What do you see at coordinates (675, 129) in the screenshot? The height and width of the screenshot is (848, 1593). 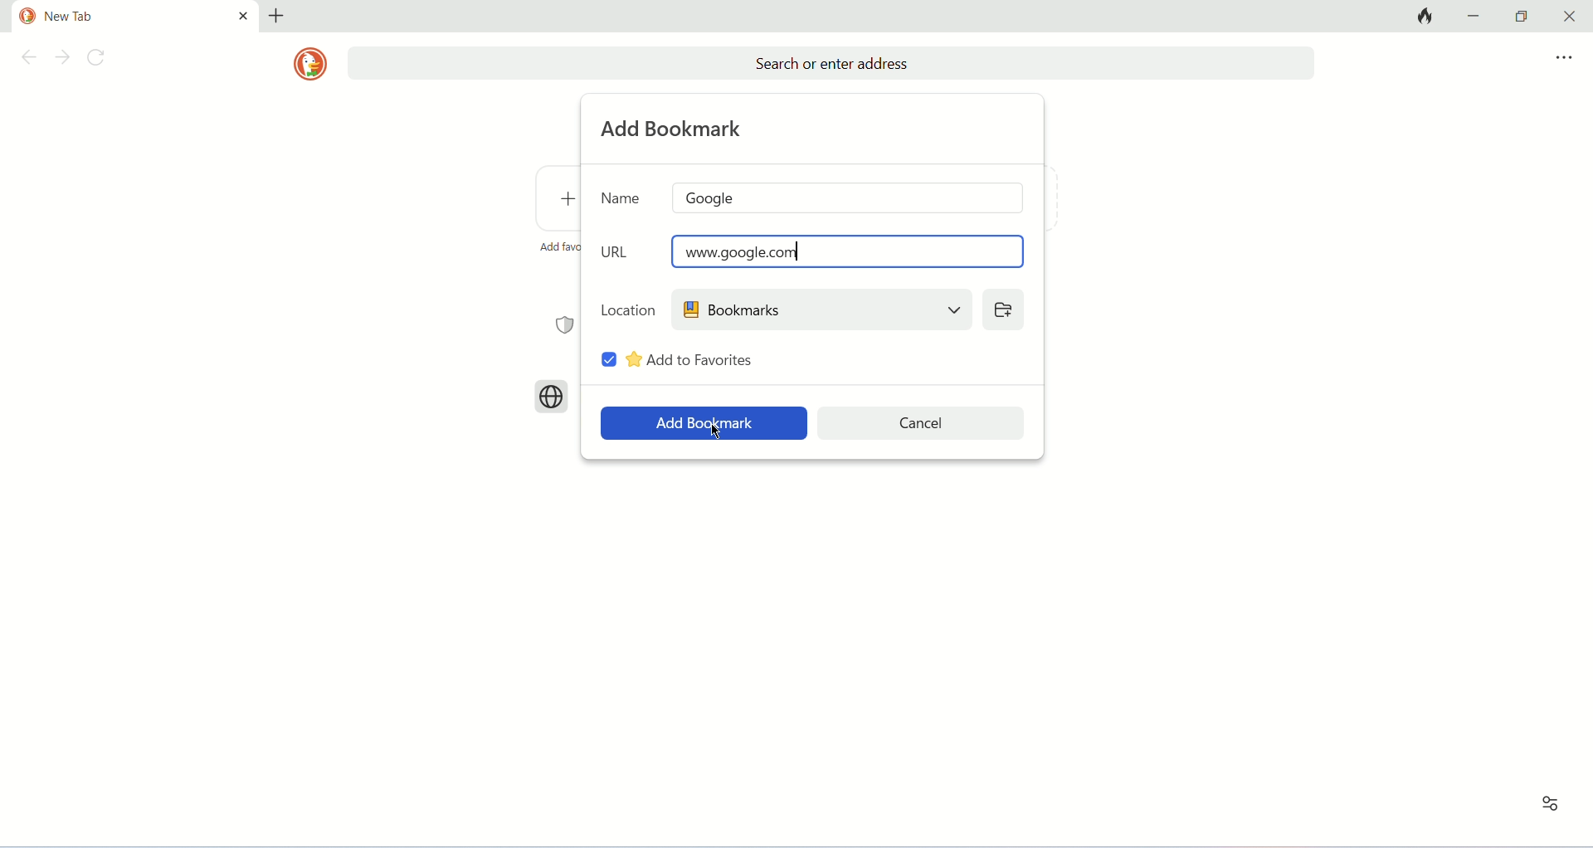 I see `add bookmark` at bounding box center [675, 129].